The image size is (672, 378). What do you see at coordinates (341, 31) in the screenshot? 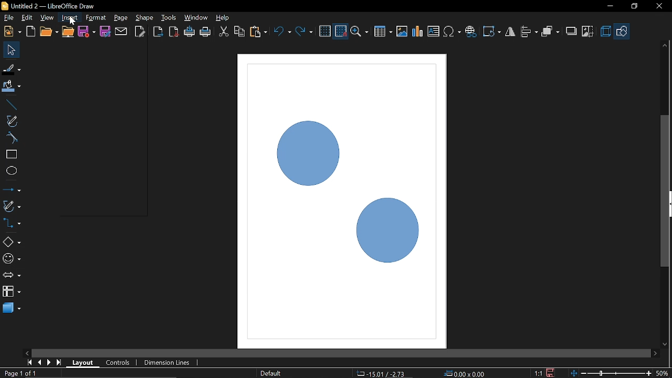
I see `snap to grid` at bounding box center [341, 31].